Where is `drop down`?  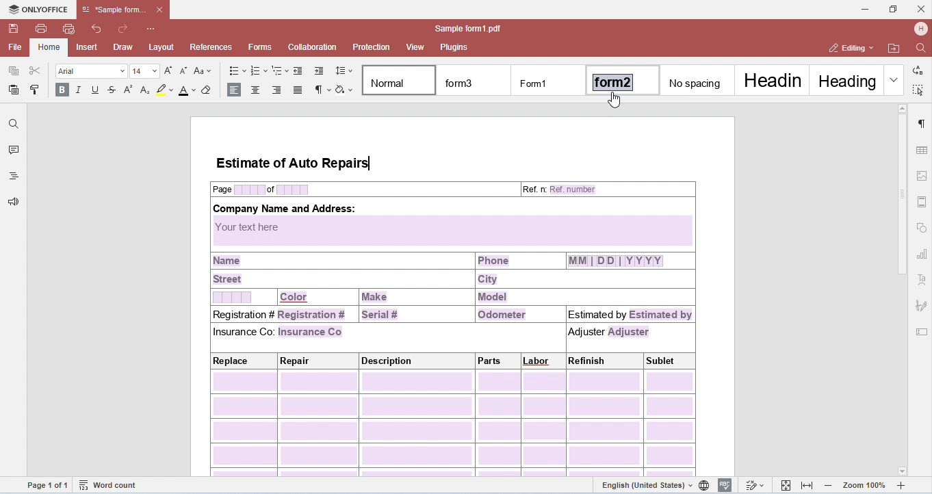 drop down is located at coordinates (894, 79).